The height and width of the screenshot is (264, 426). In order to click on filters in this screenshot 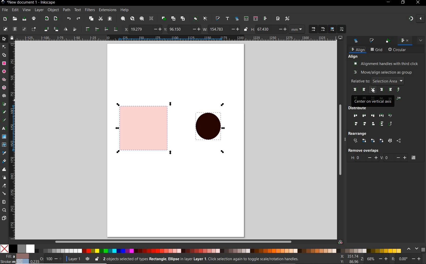, I will do `click(90, 10)`.